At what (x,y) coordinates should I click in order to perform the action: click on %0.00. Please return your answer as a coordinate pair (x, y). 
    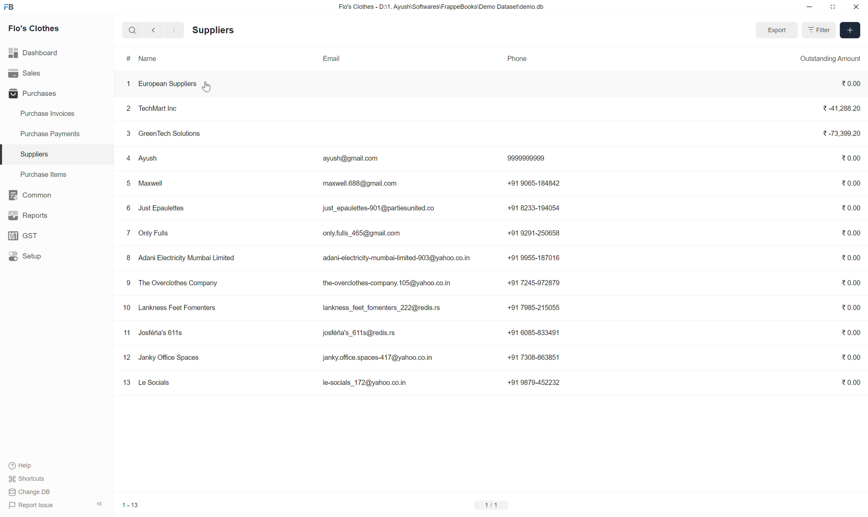
    Looking at the image, I should click on (849, 382).